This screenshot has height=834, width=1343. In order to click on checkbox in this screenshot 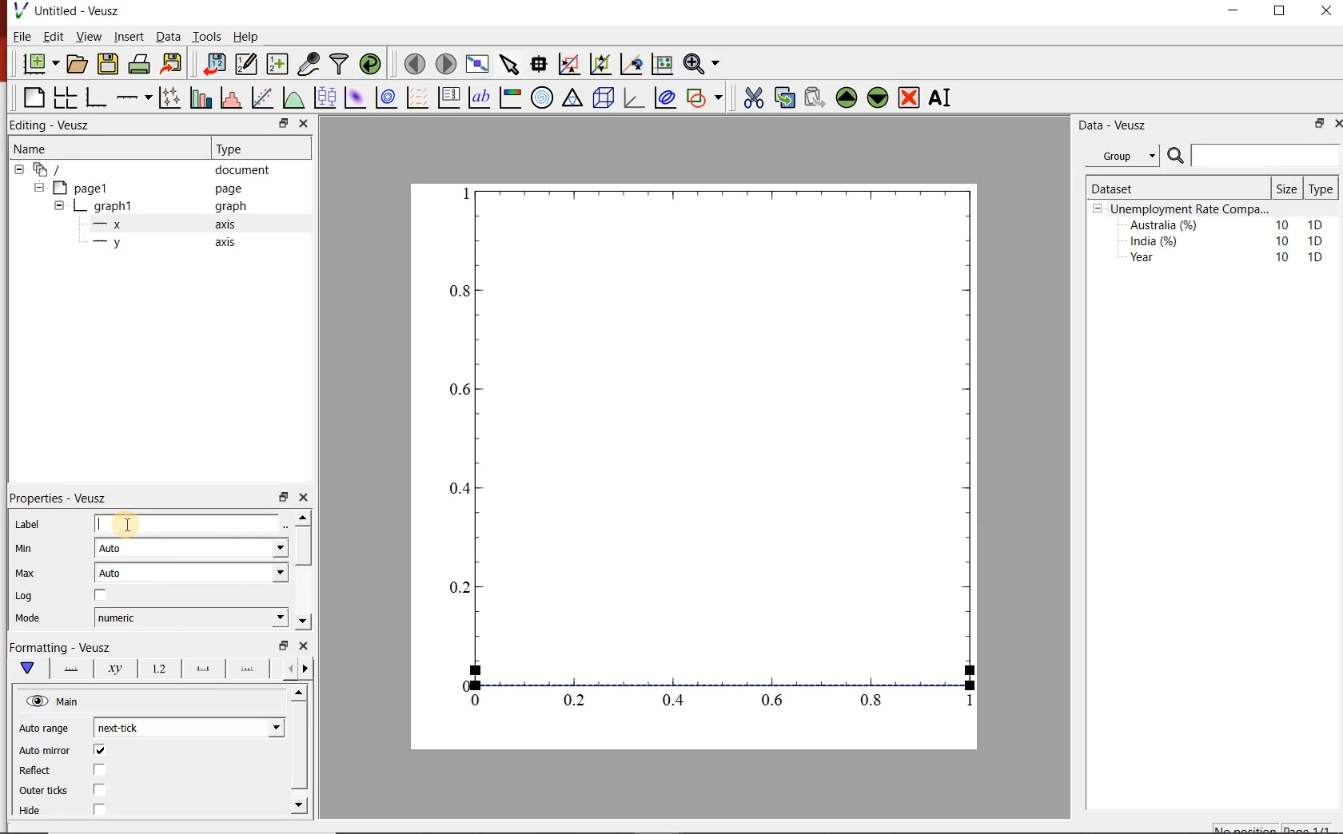, I will do `click(101, 791)`.